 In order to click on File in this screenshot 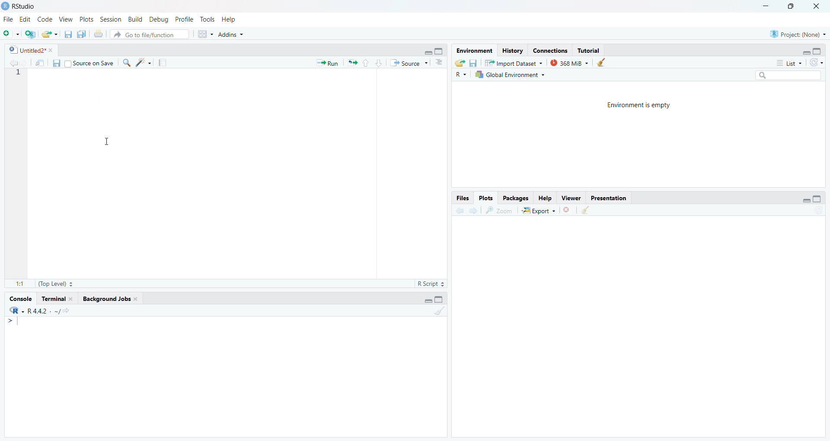, I will do `click(9, 20)`.